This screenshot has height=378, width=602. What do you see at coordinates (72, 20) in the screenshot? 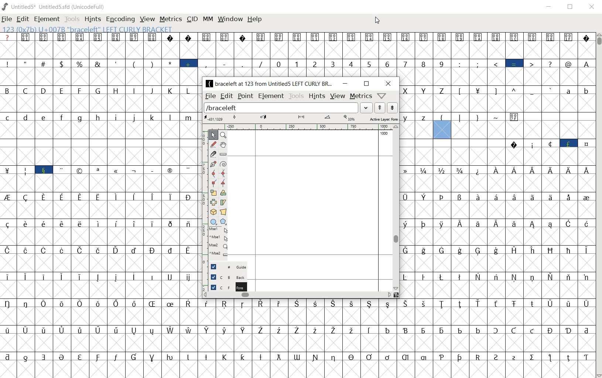
I see `tools` at bounding box center [72, 20].